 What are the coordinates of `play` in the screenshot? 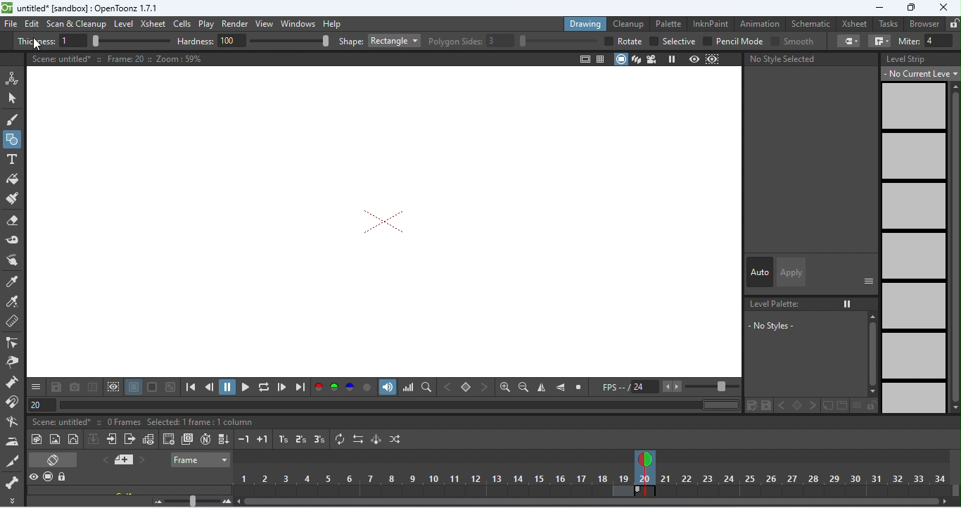 It's located at (205, 25).